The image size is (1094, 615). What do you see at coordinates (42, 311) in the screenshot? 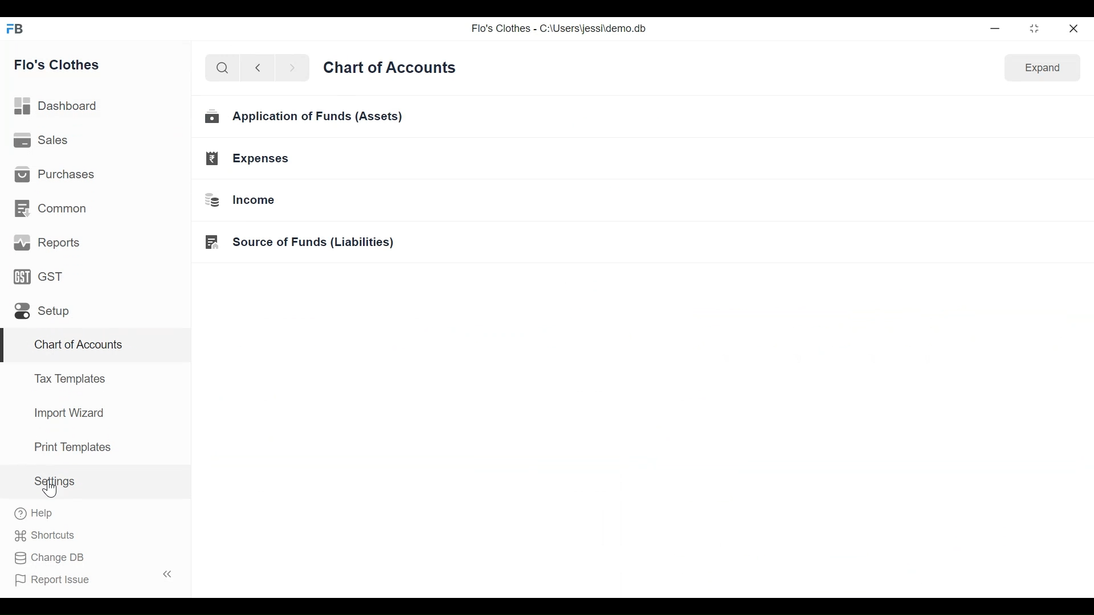
I see `setup` at bounding box center [42, 311].